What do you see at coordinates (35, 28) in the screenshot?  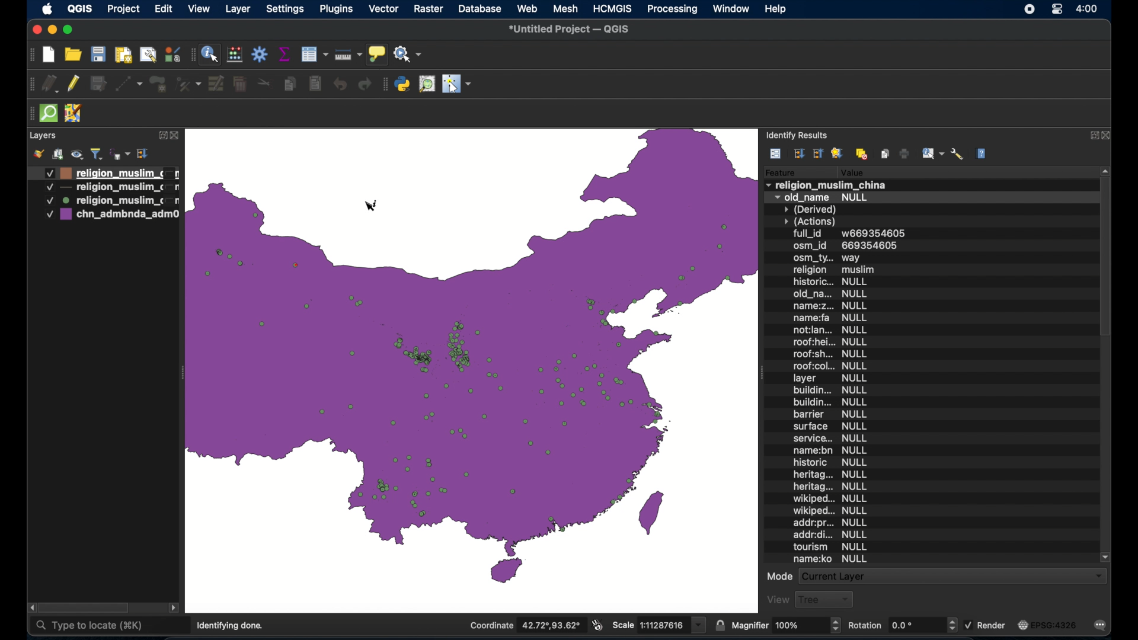 I see `close` at bounding box center [35, 28].